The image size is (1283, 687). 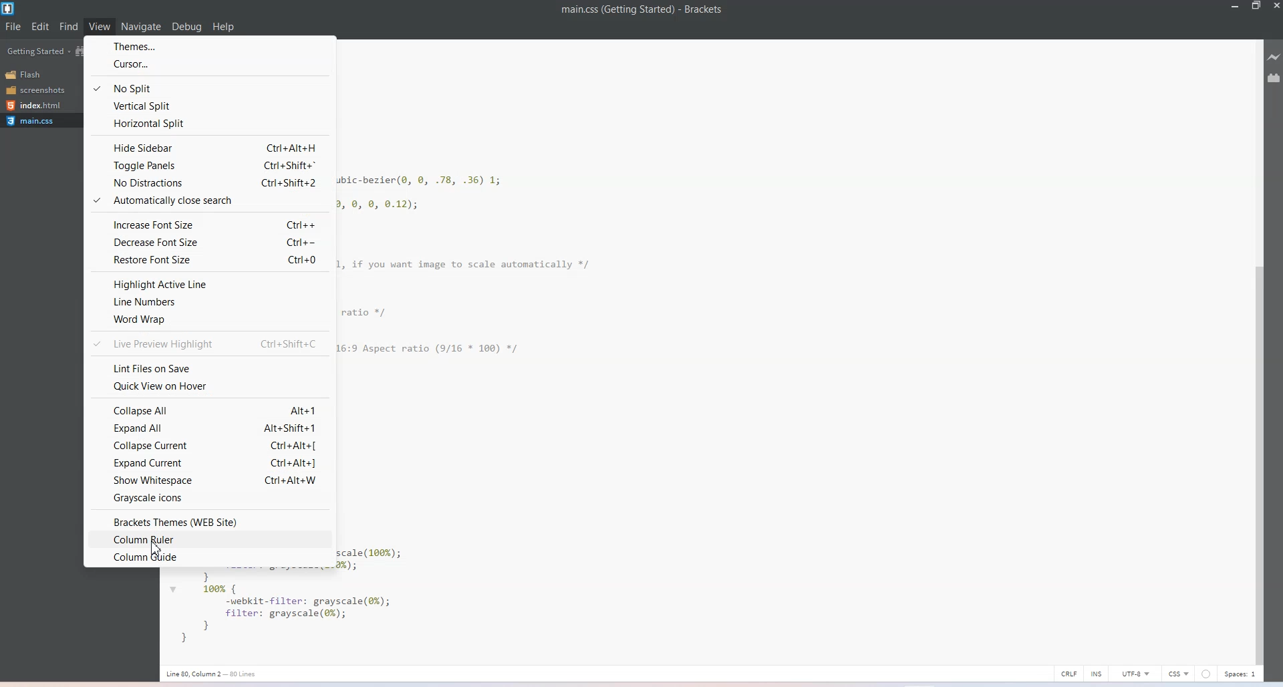 I want to click on Theme, so click(x=209, y=45).